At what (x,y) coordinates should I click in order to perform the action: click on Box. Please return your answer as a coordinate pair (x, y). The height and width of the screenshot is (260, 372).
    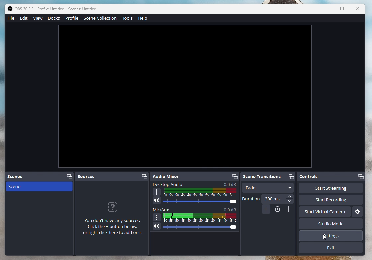
    Looking at the image, I should click on (342, 9).